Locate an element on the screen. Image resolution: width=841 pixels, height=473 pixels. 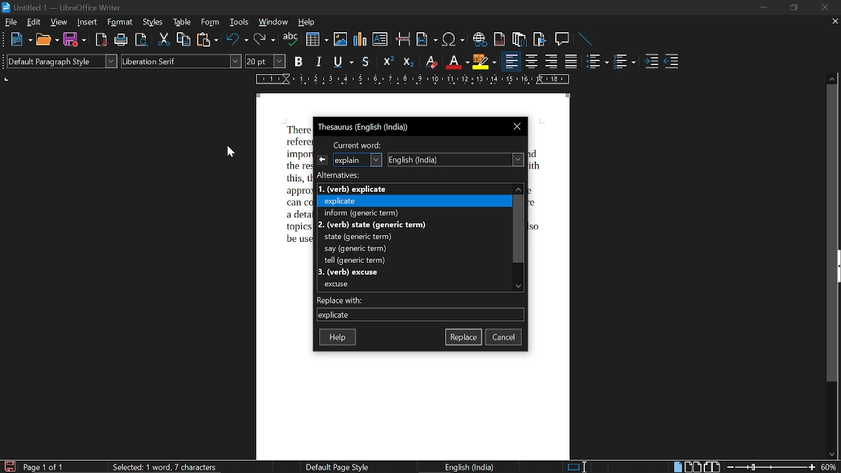
align left is located at coordinates (510, 61).